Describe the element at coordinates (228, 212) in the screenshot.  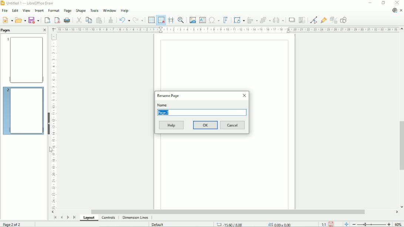
I see `Horizontal scrollbar` at that location.